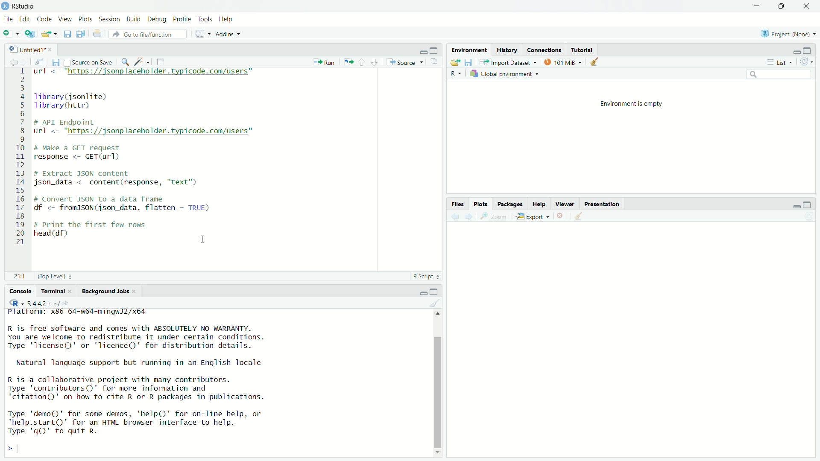 The image size is (820, 461). What do you see at coordinates (205, 20) in the screenshot?
I see `Tools` at bounding box center [205, 20].